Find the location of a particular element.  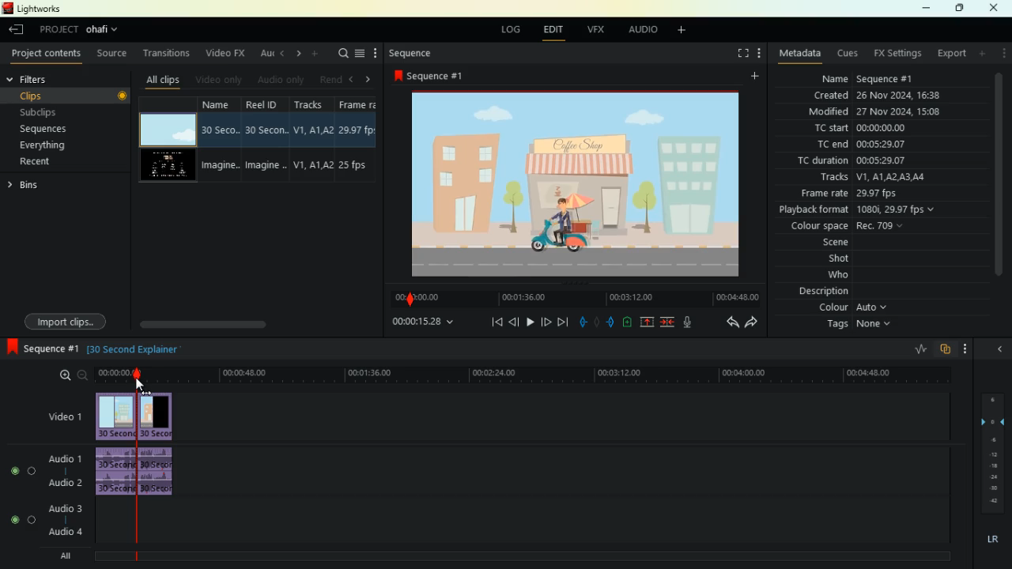

battery is located at coordinates (627, 322).